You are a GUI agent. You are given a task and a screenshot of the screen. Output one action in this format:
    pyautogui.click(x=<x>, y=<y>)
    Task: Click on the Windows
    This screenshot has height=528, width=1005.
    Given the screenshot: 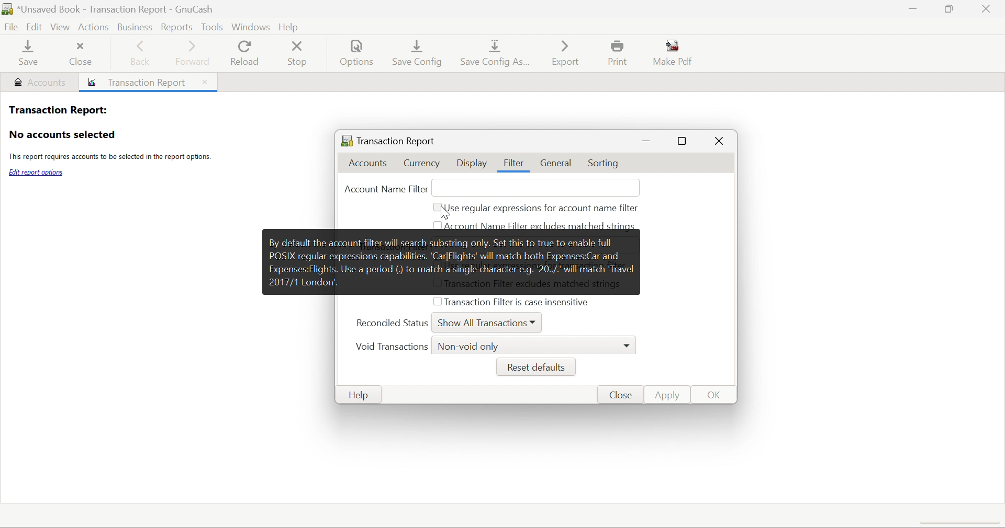 What is the action you would take?
    pyautogui.click(x=250, y=26)
    